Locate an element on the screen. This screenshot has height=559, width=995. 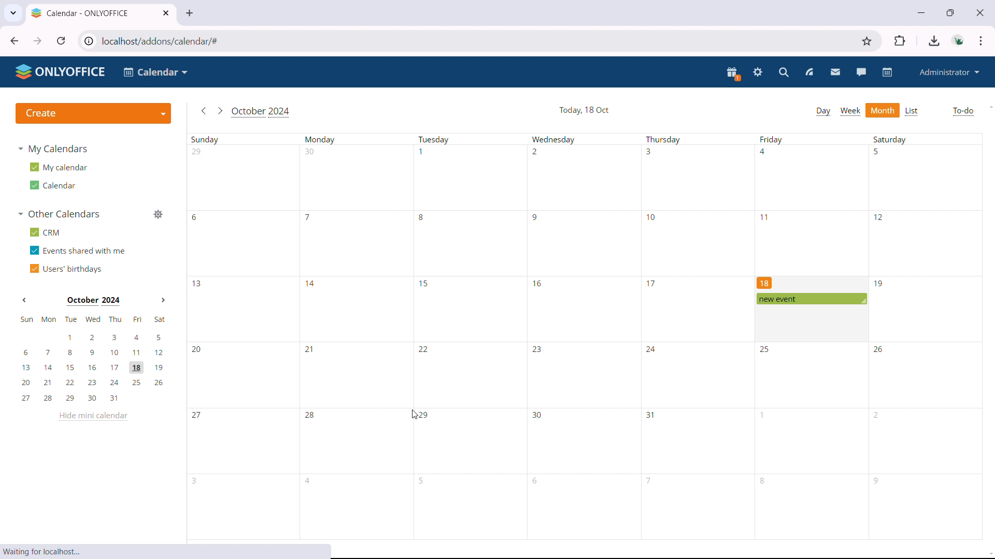
Wednesday is located at coordinates (553, 140).